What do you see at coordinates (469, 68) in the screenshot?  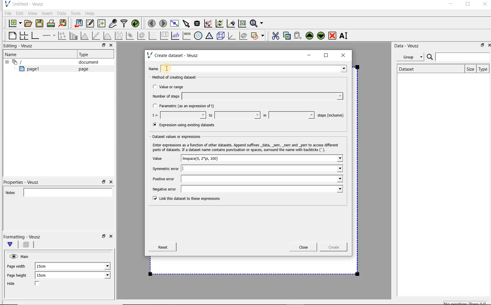 I see `size` at bounding box center [469, 68].